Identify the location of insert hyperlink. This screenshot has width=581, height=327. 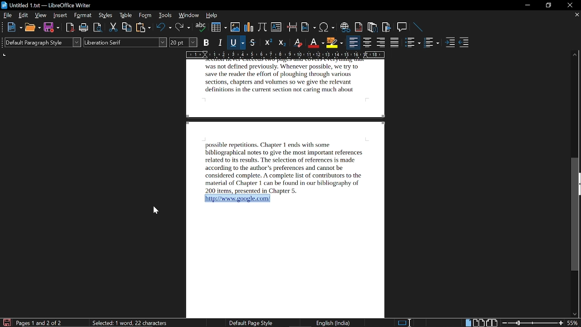
(346, 28).